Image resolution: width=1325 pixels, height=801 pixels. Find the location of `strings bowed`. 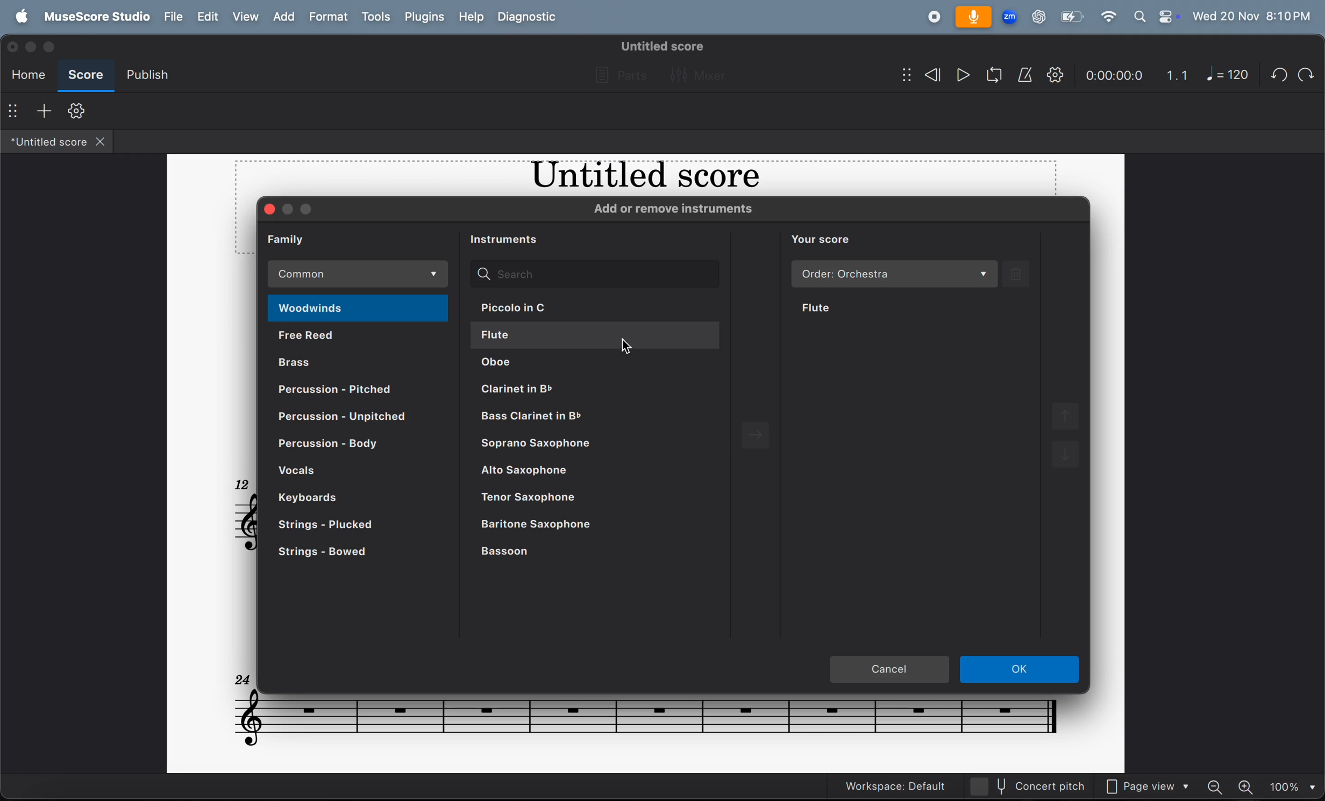

strings bowed is located at coordinates (354, 552).